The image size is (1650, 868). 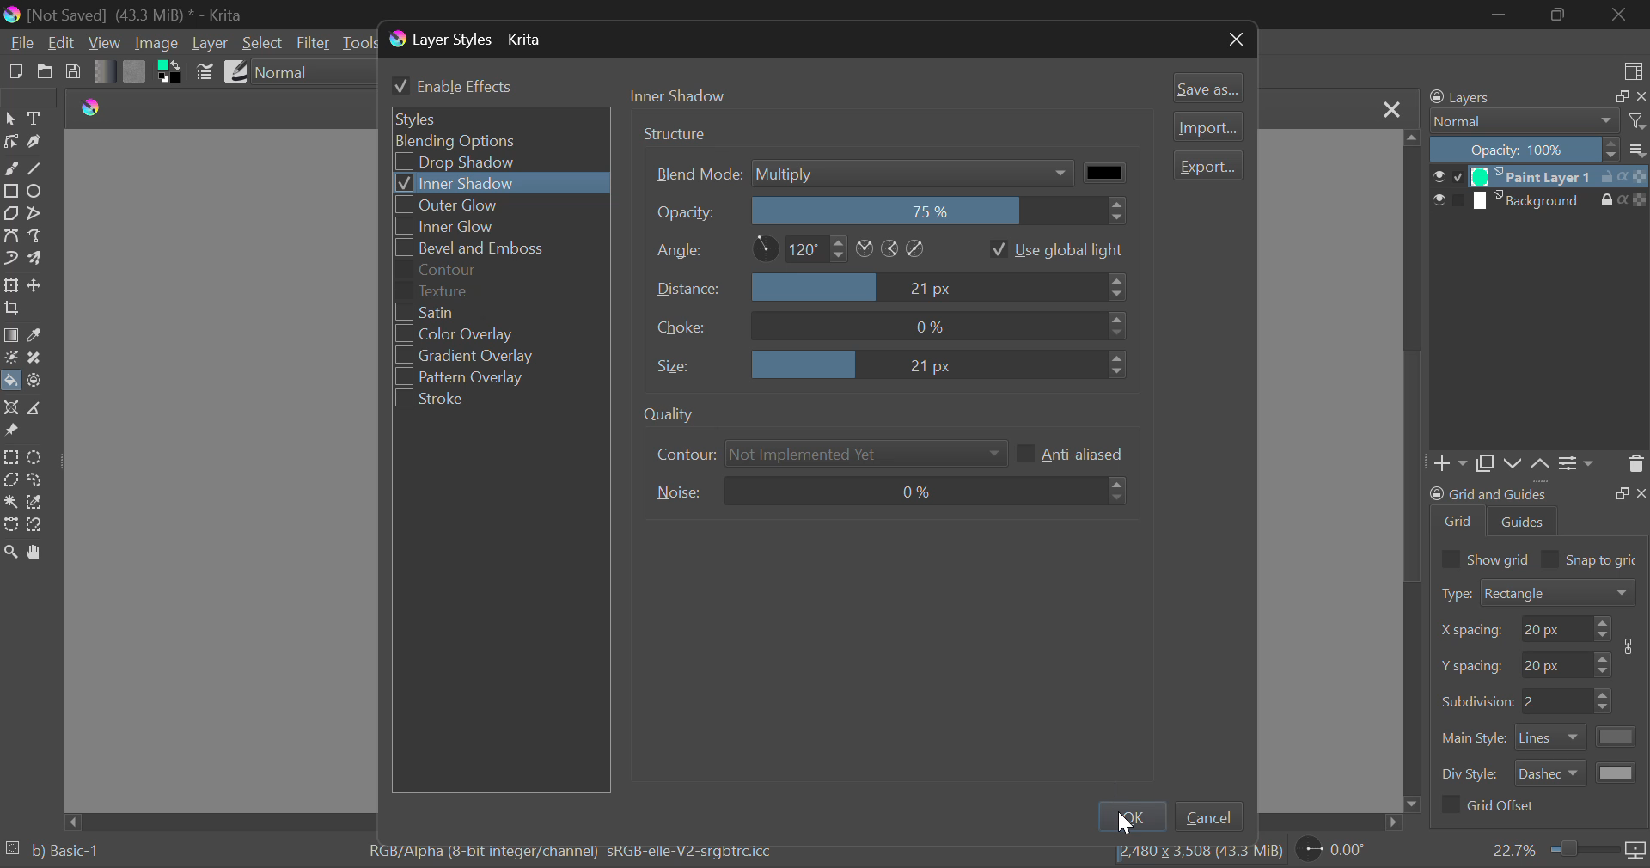 I want to click on Continuous Selection, so click(x=10, y=504).